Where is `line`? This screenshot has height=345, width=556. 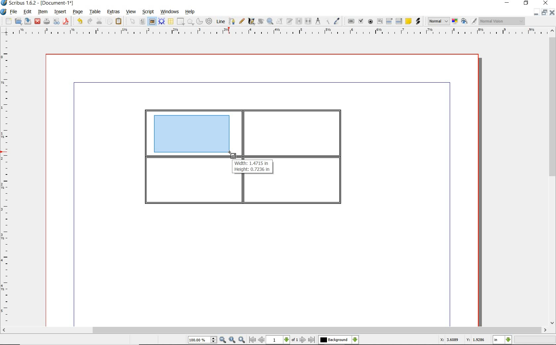
line is located at coordinates (221, 21).